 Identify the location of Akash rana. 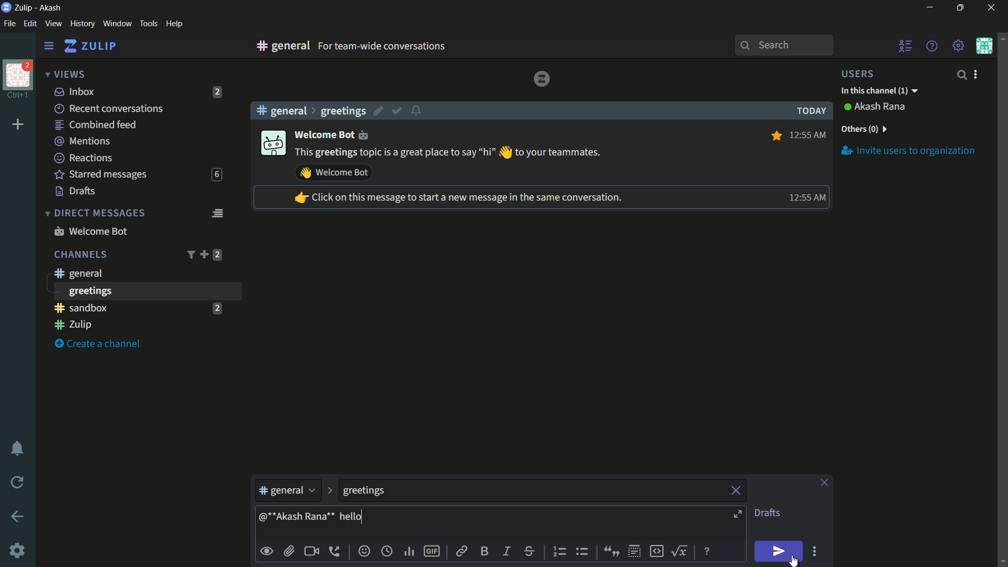
(881, 107).